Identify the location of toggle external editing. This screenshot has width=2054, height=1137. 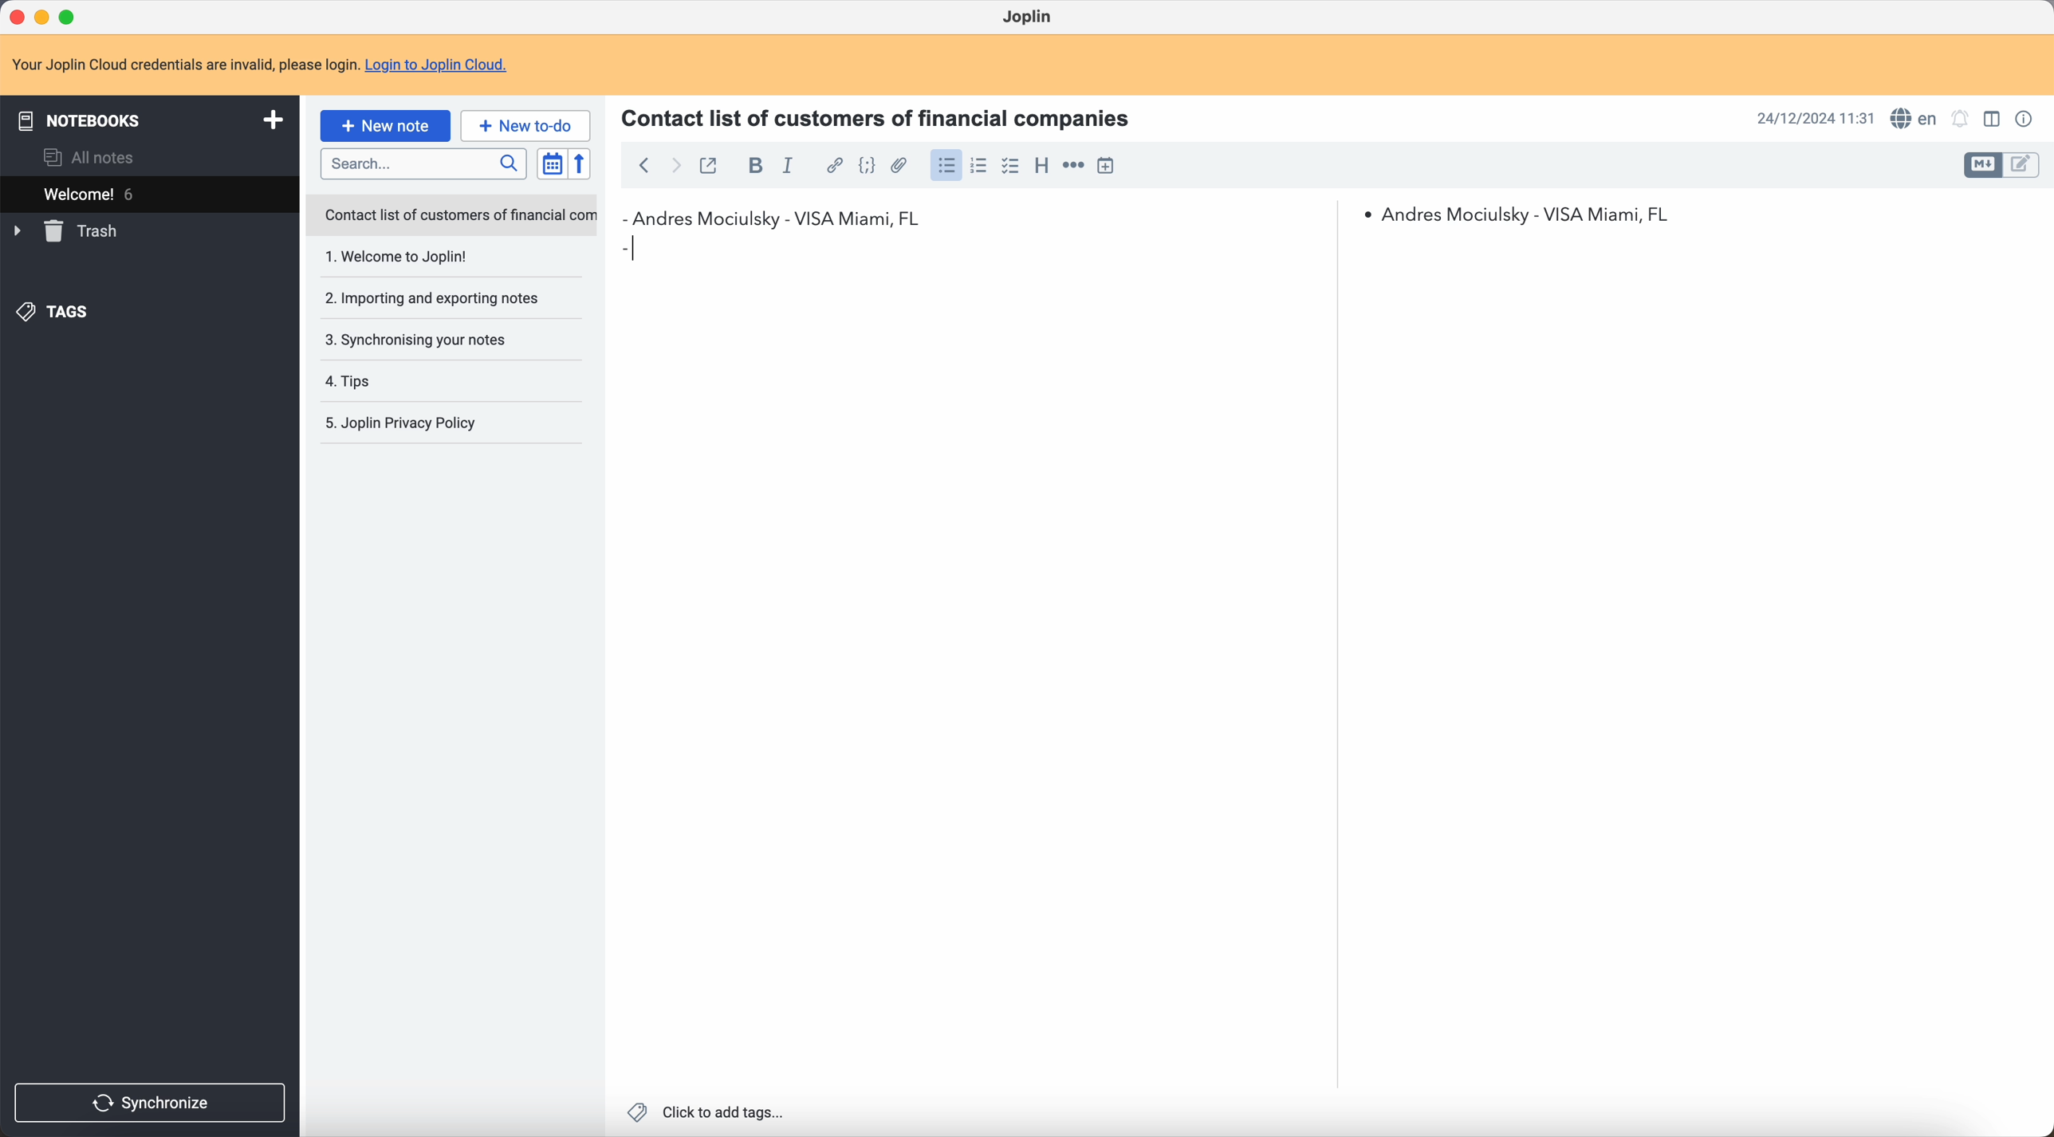
(713, 163).